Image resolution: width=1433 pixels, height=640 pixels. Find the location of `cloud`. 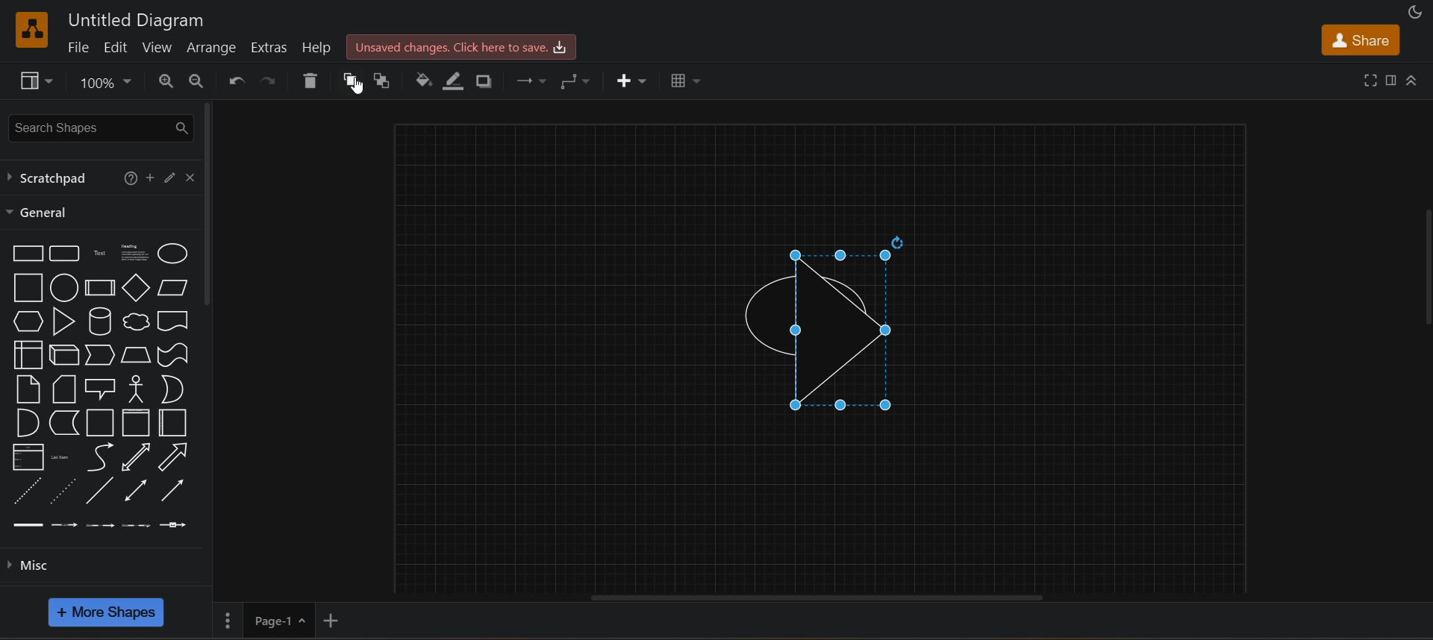

cloud is located at coordinates (135, 321).